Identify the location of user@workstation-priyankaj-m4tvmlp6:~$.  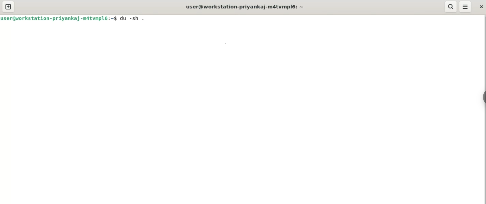
(59, 19).